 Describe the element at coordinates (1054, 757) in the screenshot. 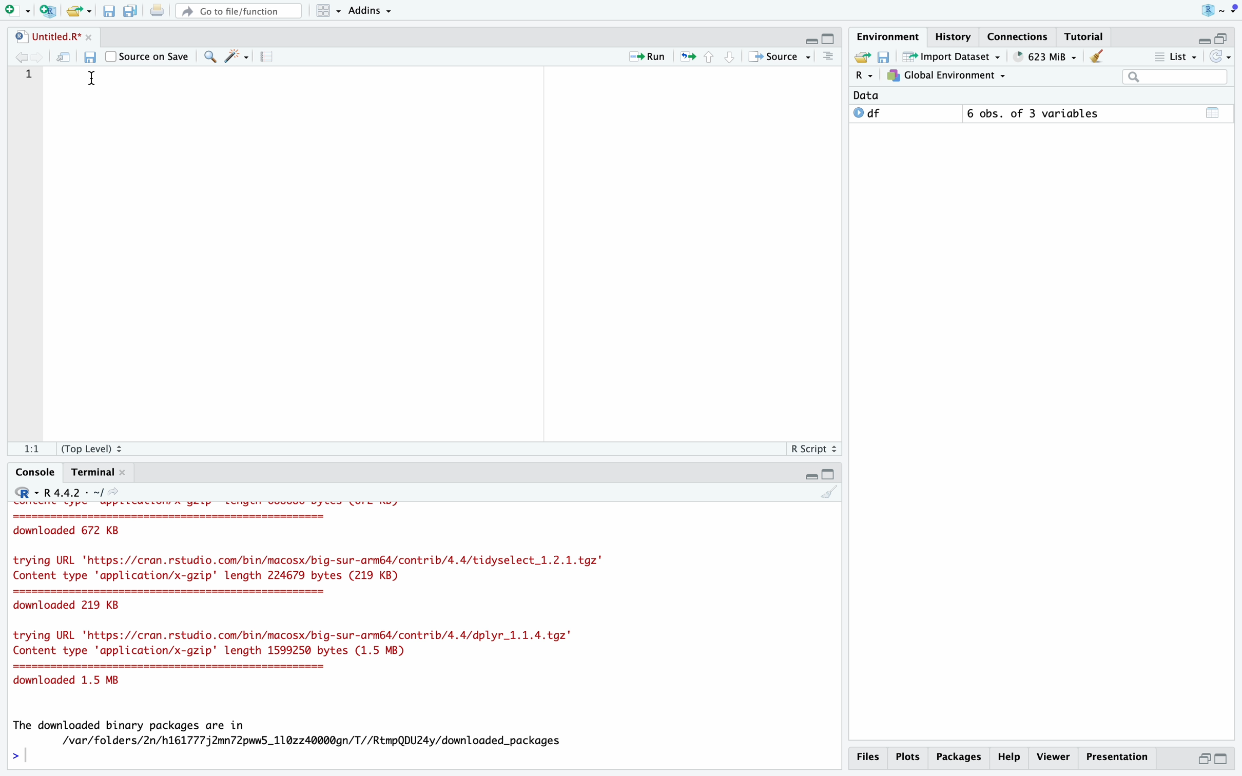

I see `Viewer` at that location.